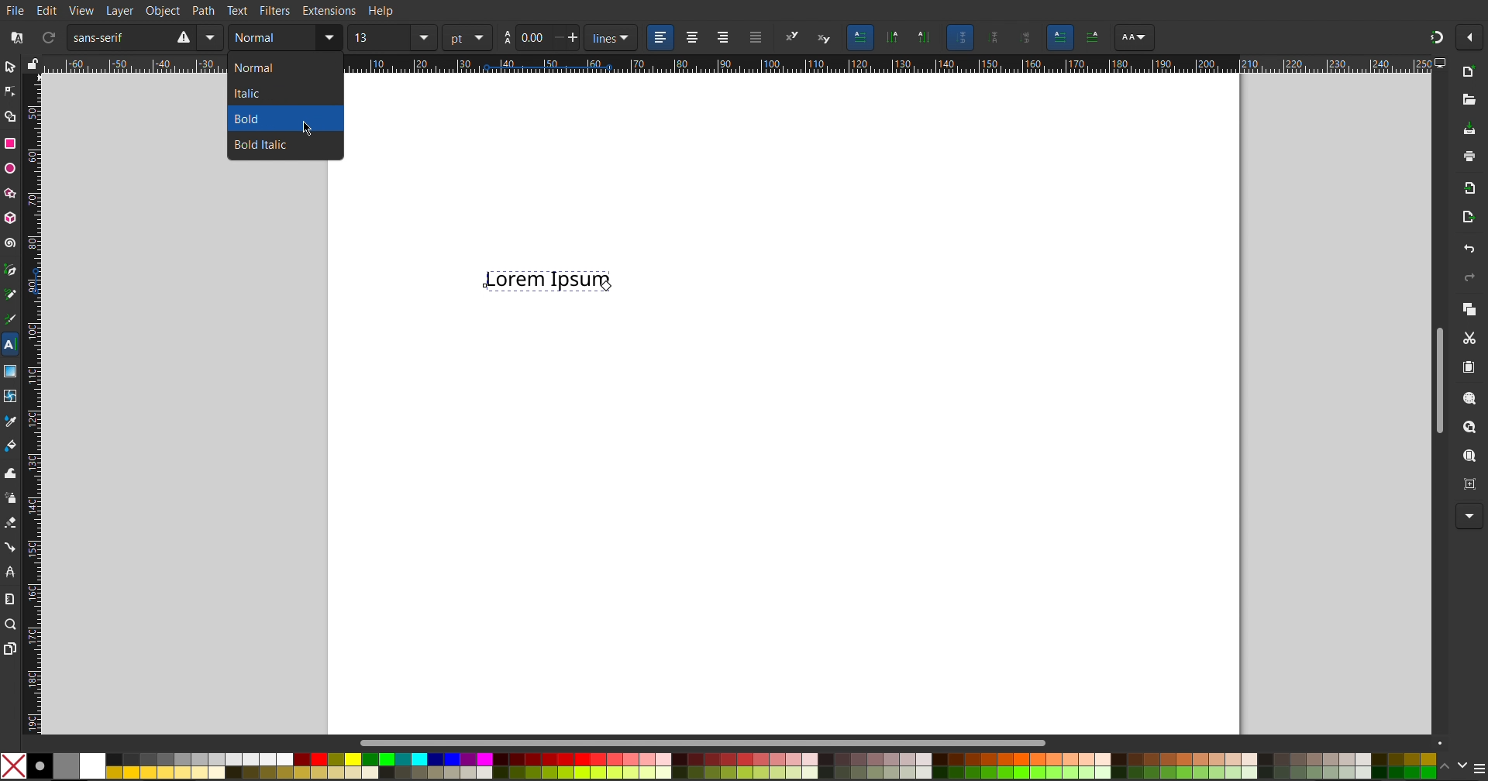 This screenshot has width=1488, height=781. What do you see at coordinates (11, 393) in the screenshot?
I see `Mesh Tool` at bounding box center [11, 393].